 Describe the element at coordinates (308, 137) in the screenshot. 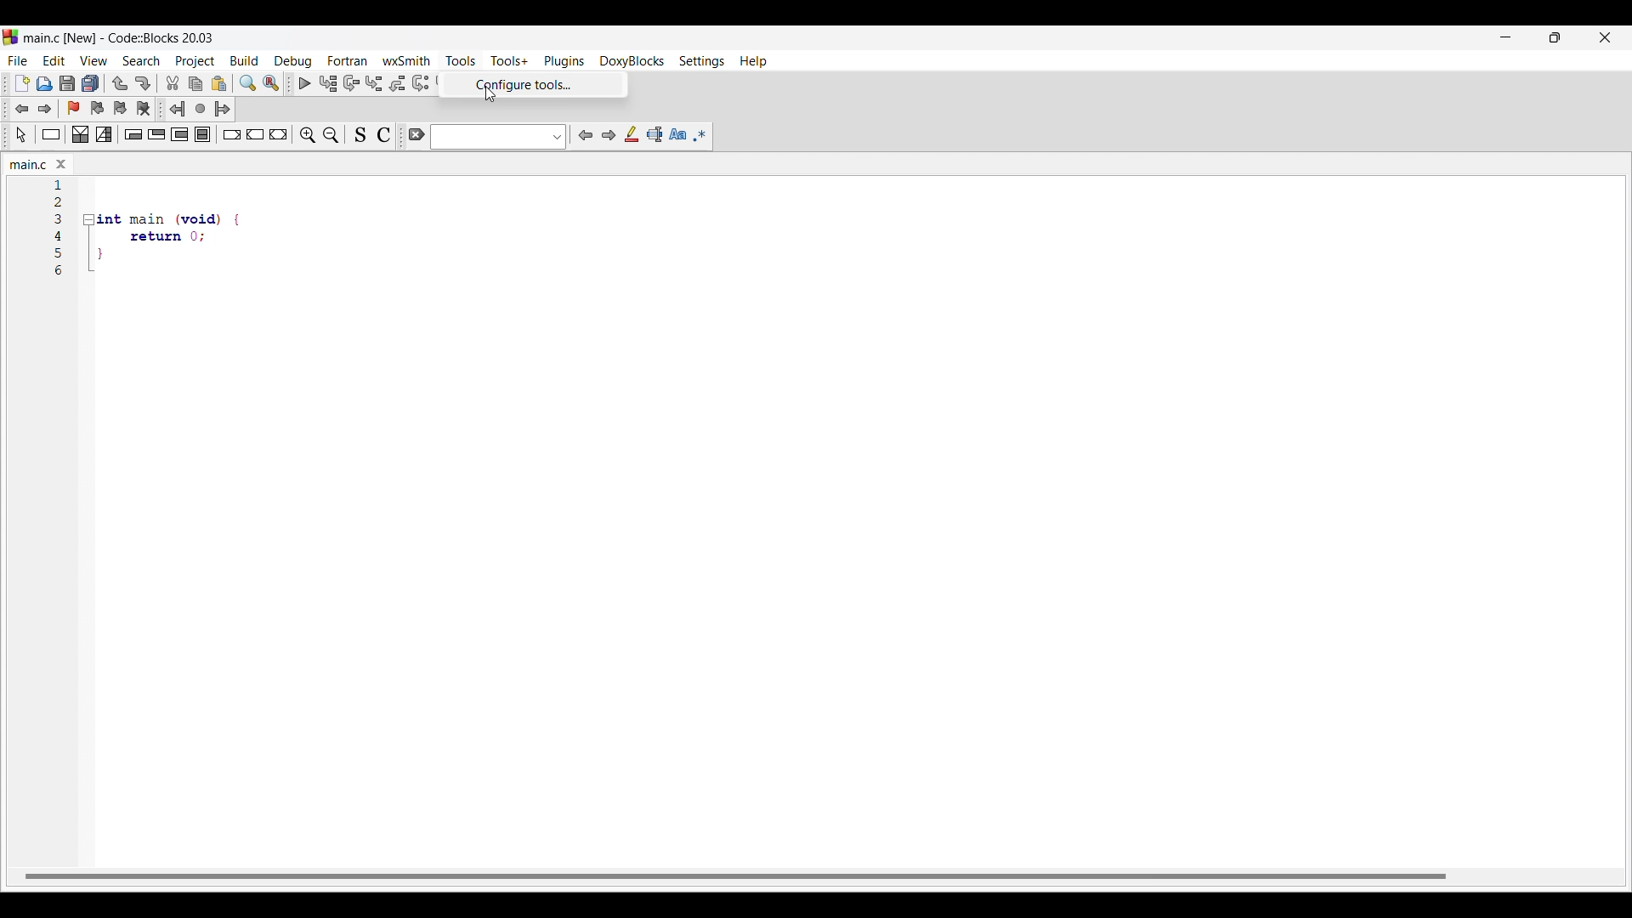

I see `Zoom in` at that location.